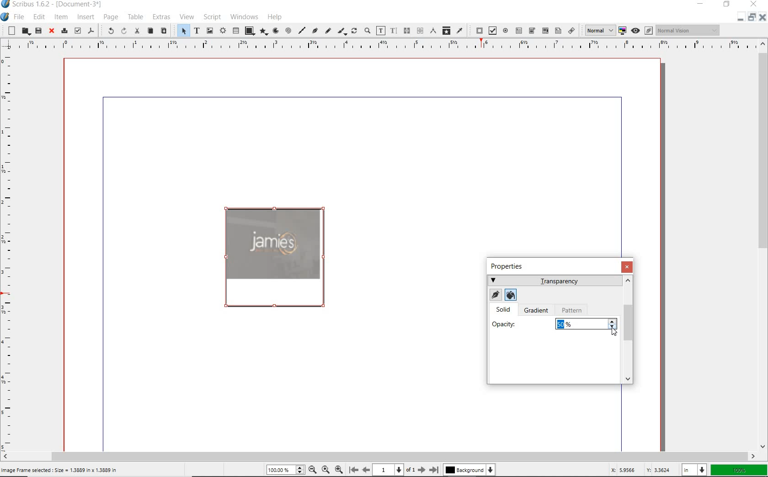 Image resolution: width=768 pixels, height=477 pixels. I want to click on paste, so click(165, 31).